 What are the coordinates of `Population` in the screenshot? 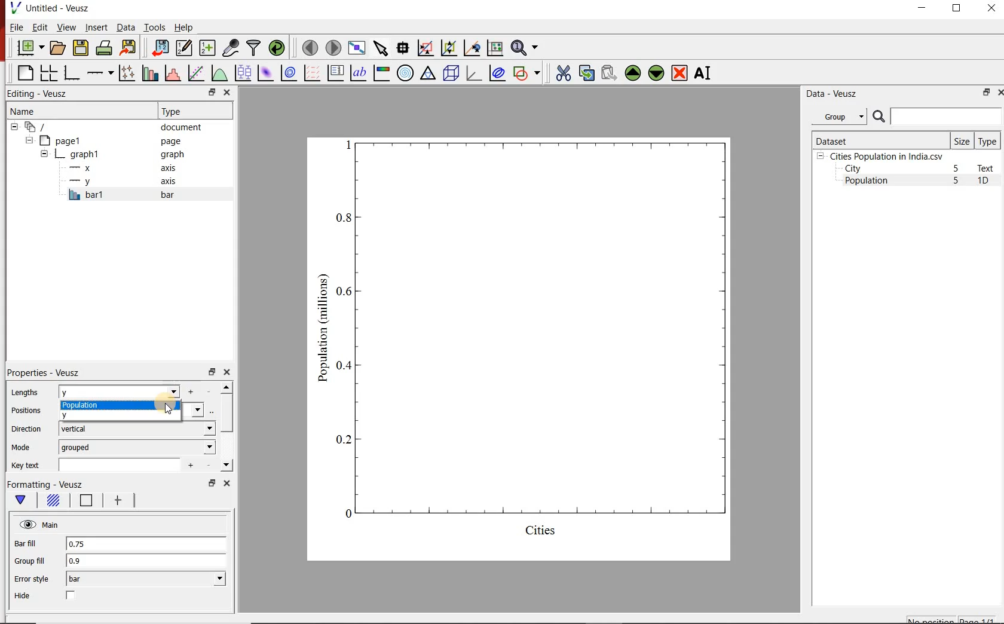 It's located at (867, 182).